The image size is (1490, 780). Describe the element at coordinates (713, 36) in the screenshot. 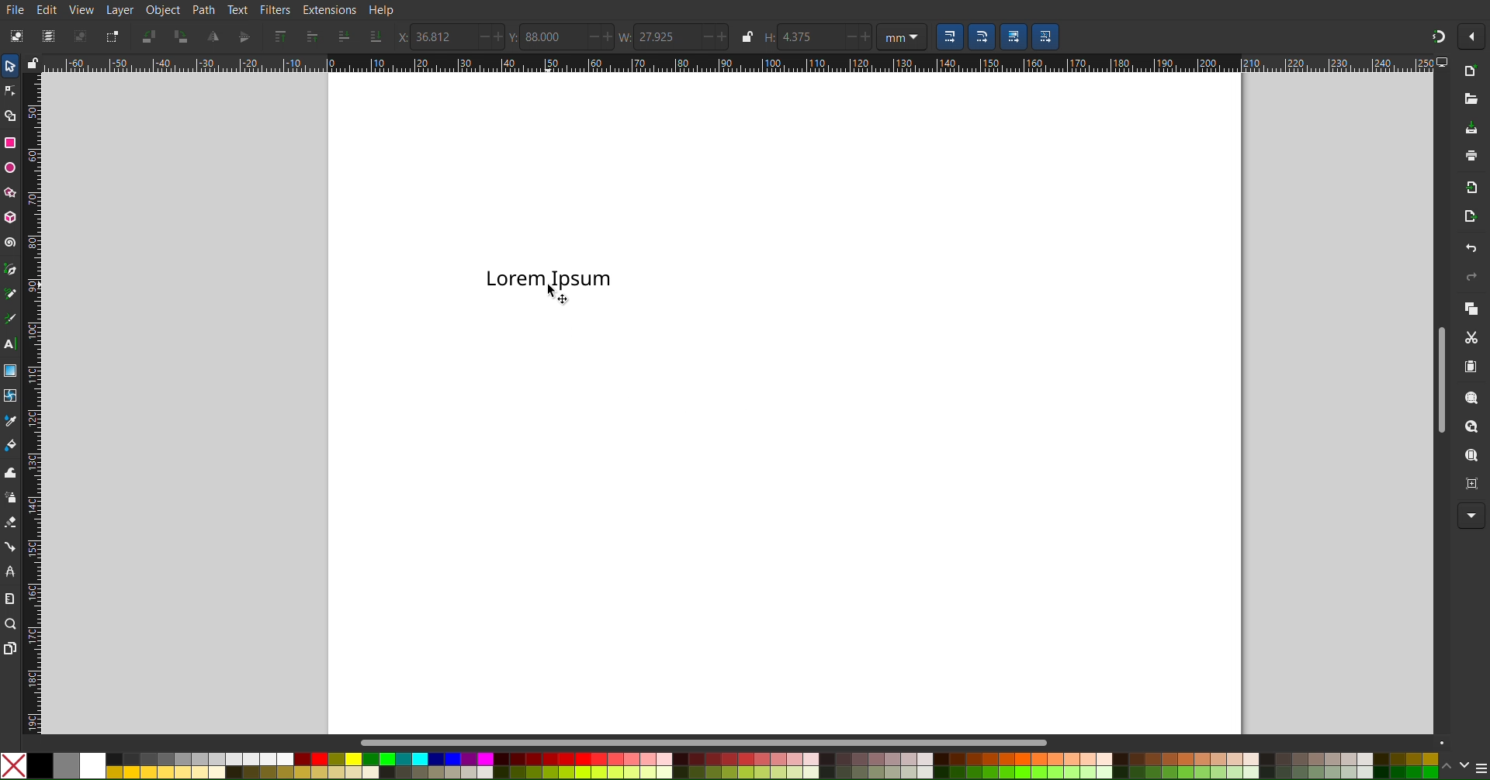

I see `increase/decrease` at that location.